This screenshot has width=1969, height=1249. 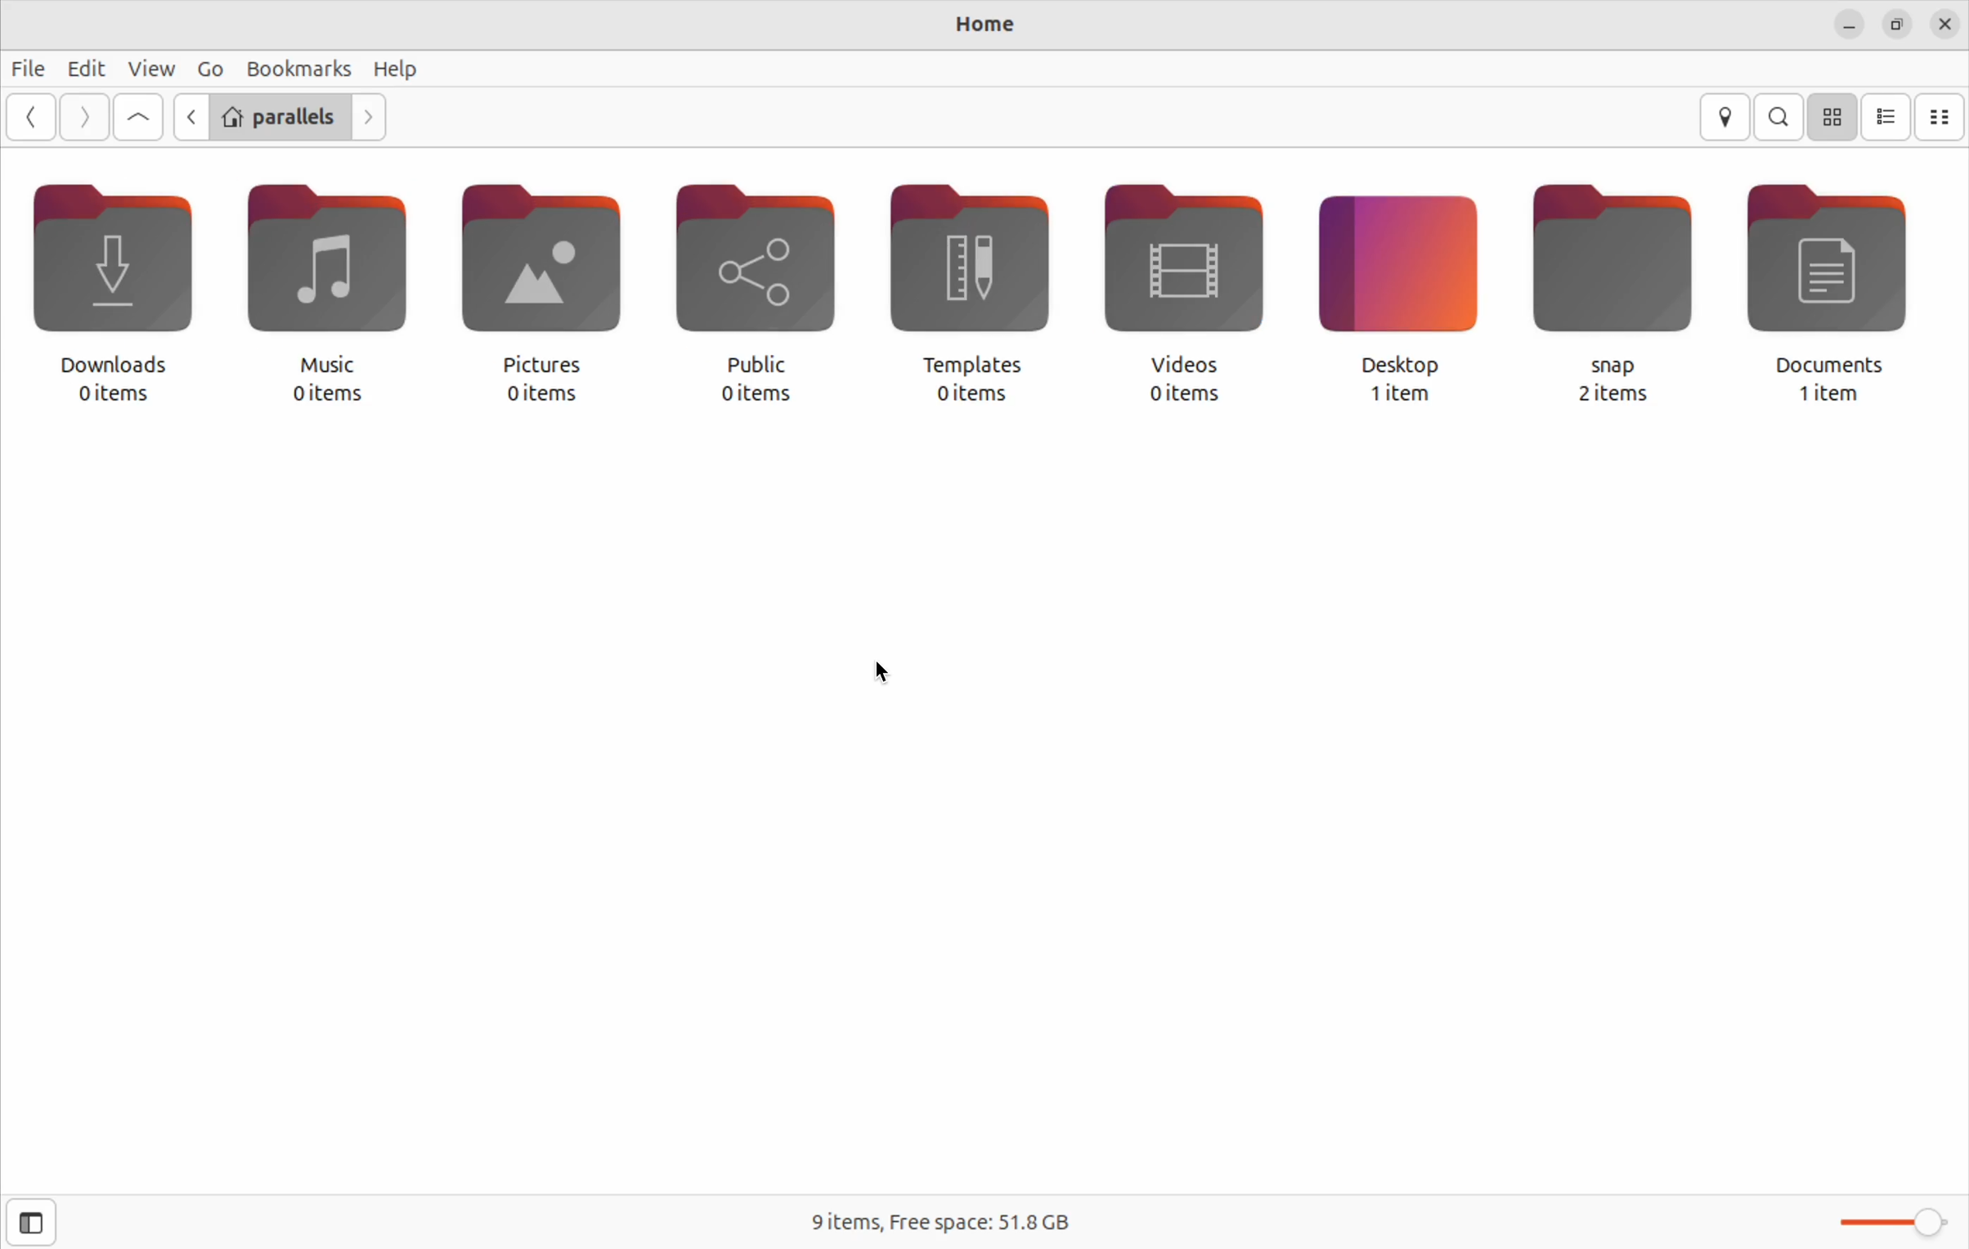 What do you see at coordinates (936, 1225) in the screenshot?
I see `9 items free space 51.31 Gb` at bounding box center [936, 1225].